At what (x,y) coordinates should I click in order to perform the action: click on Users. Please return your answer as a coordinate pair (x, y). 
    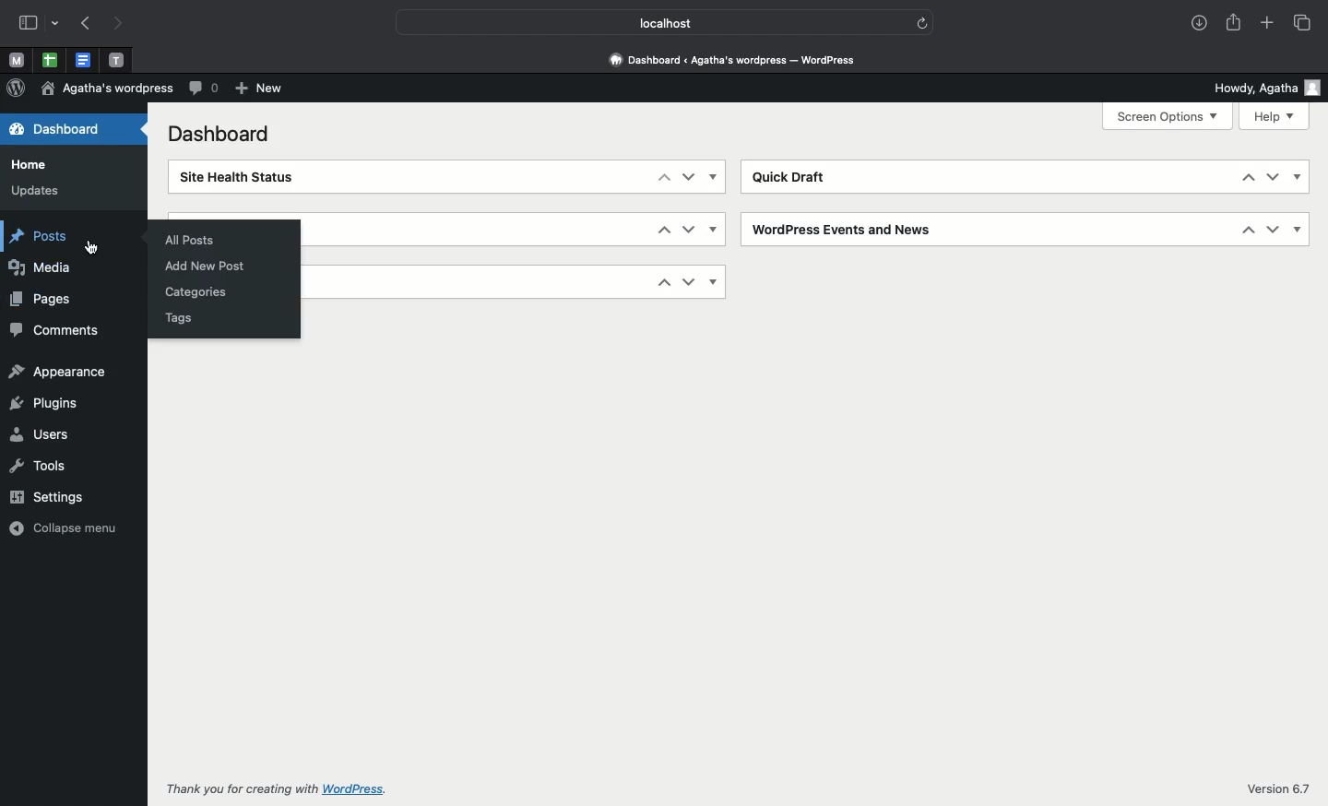
    Looking at the image, I should click on (49, 434).